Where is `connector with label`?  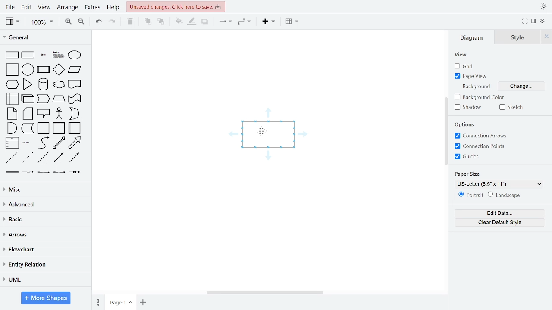 connector with label is located at coordinates (28, 172).